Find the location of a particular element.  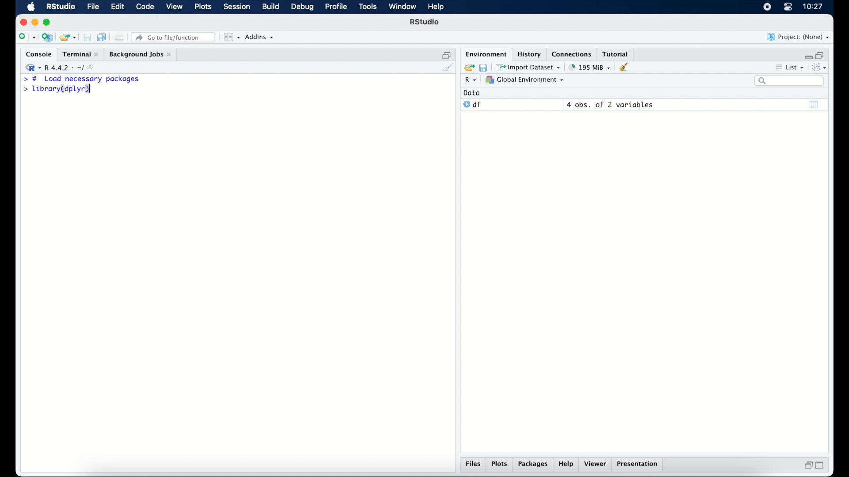

plots is located at coordinates (501, 465).